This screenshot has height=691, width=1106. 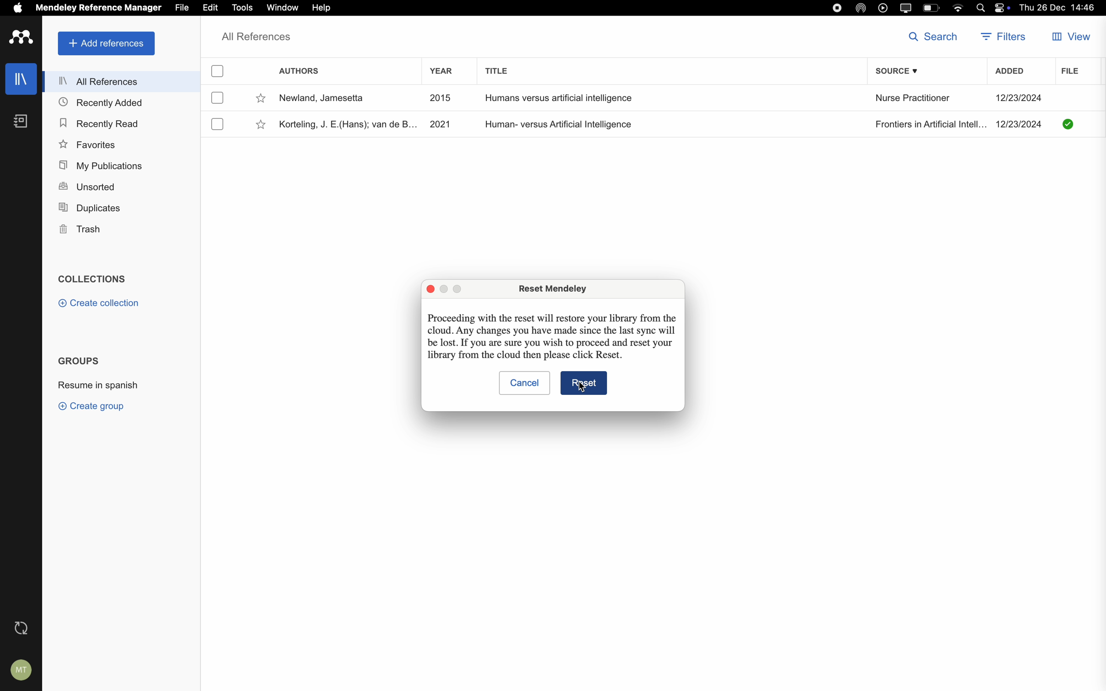 I want to click on play, so click(x=882, y=8).